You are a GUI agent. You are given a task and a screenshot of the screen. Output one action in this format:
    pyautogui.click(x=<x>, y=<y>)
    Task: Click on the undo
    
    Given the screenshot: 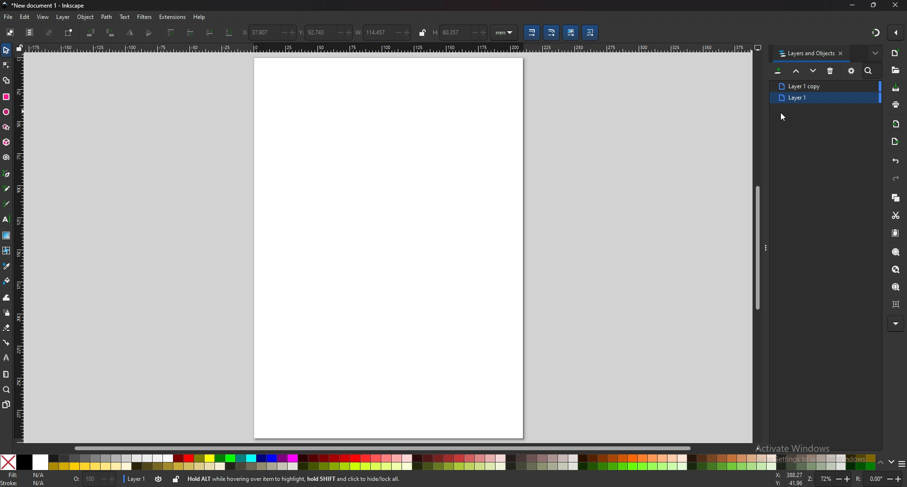 What is the action you would take?
    pyautogui.click(x=896, y=162)
    